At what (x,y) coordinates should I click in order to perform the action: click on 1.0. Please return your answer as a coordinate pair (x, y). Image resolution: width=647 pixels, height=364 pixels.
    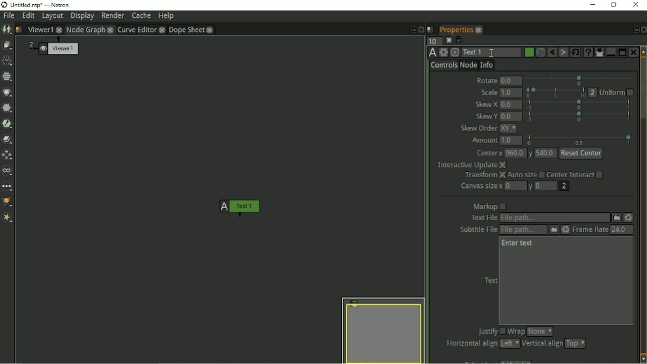
    Looking at the image, I should click on (511, 92).